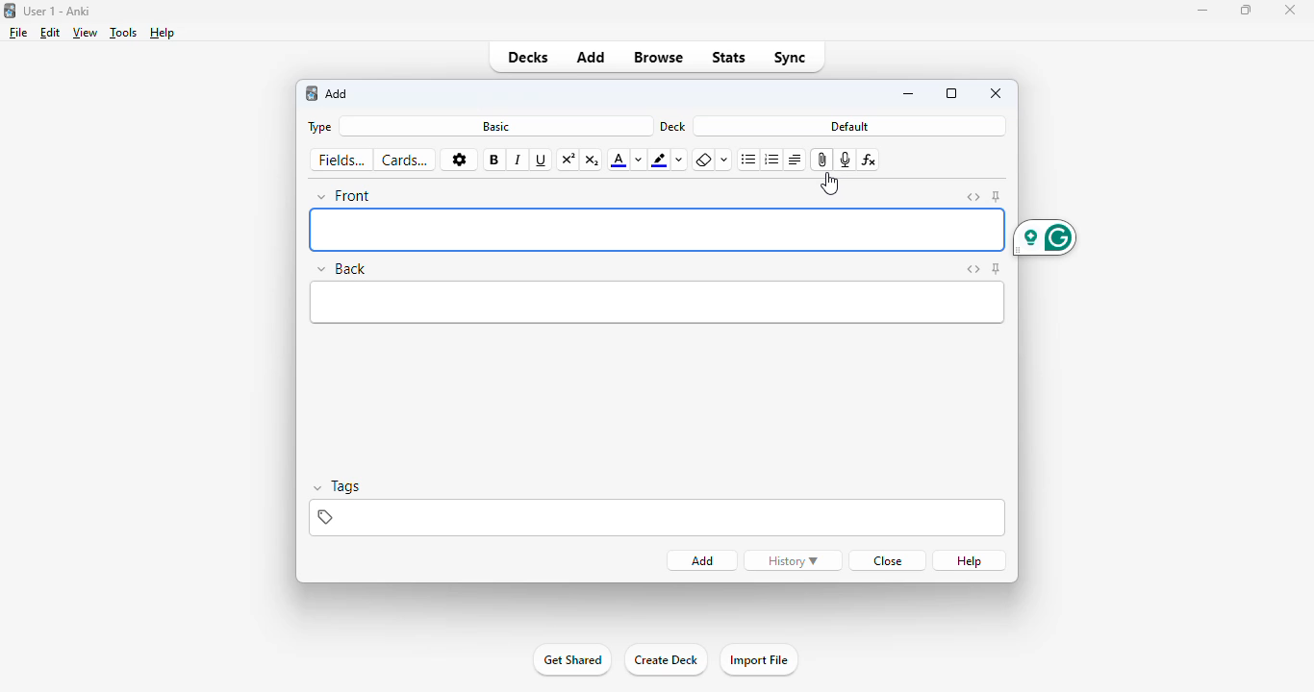 This screenshot has width=1314, height=692. Describe the element at coordinates (619, 160) in the screenshot. I see `text coloe` at that location.